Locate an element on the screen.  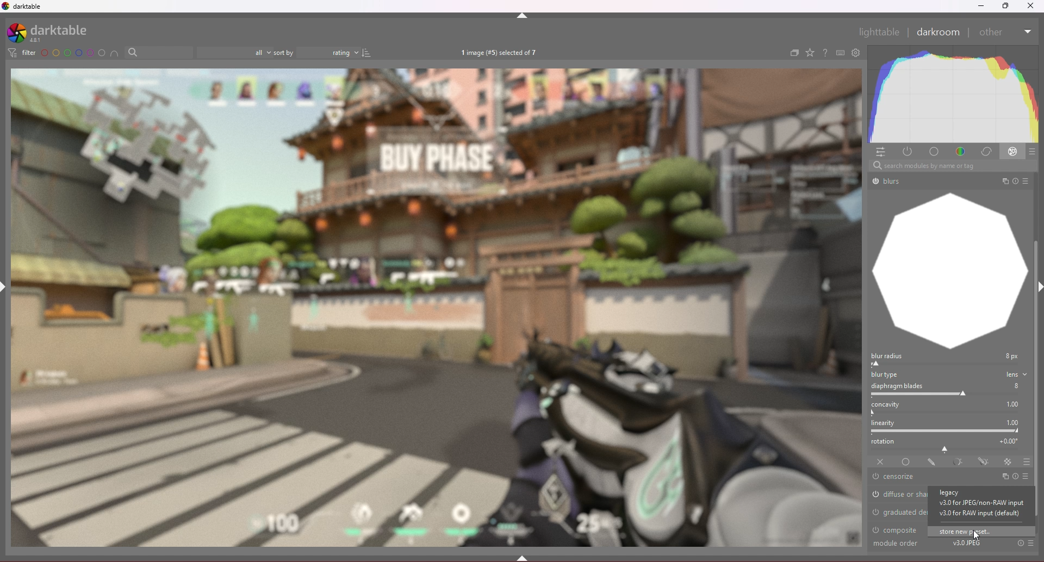
blur type is located at coordinates (950, 374).